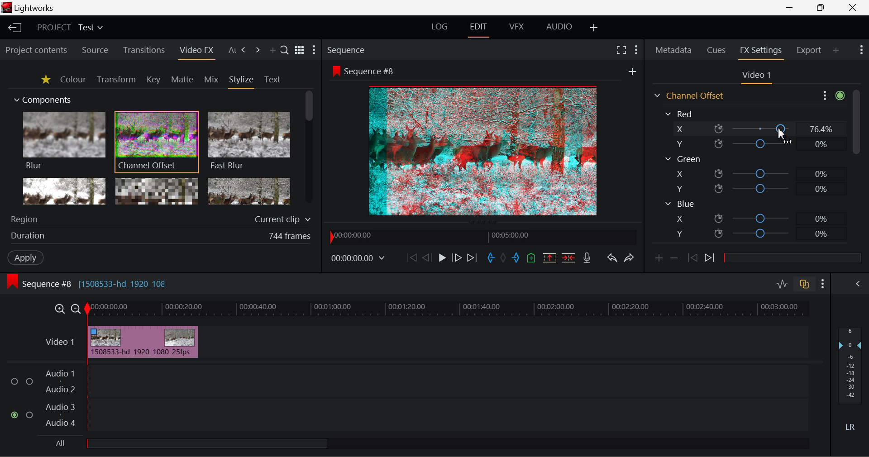 The image size is (869, 457). I want to click on Fast Blur, so click(249, 141).